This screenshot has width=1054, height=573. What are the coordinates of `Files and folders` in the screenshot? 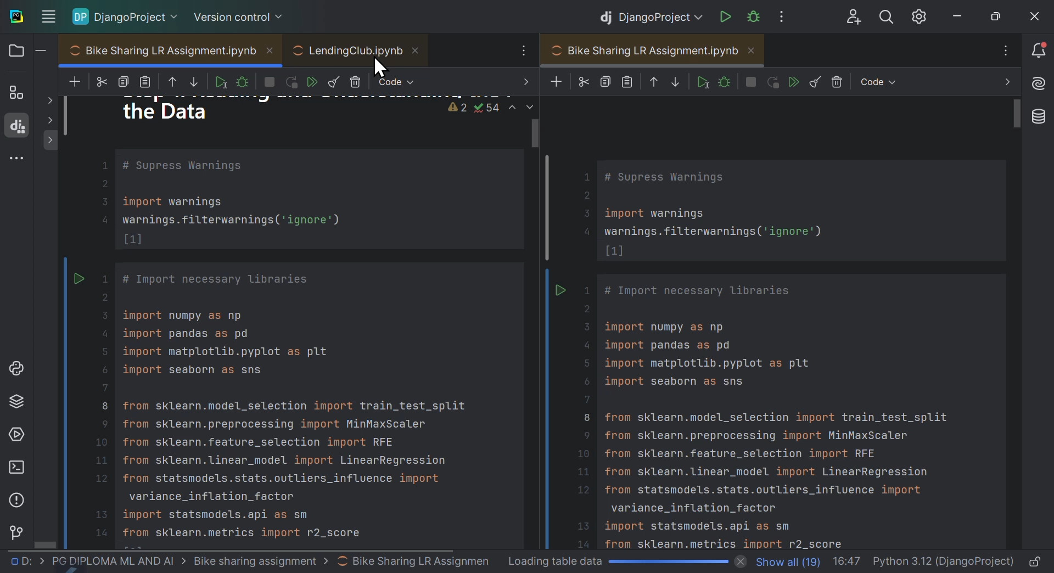 It's located at (27, 50).